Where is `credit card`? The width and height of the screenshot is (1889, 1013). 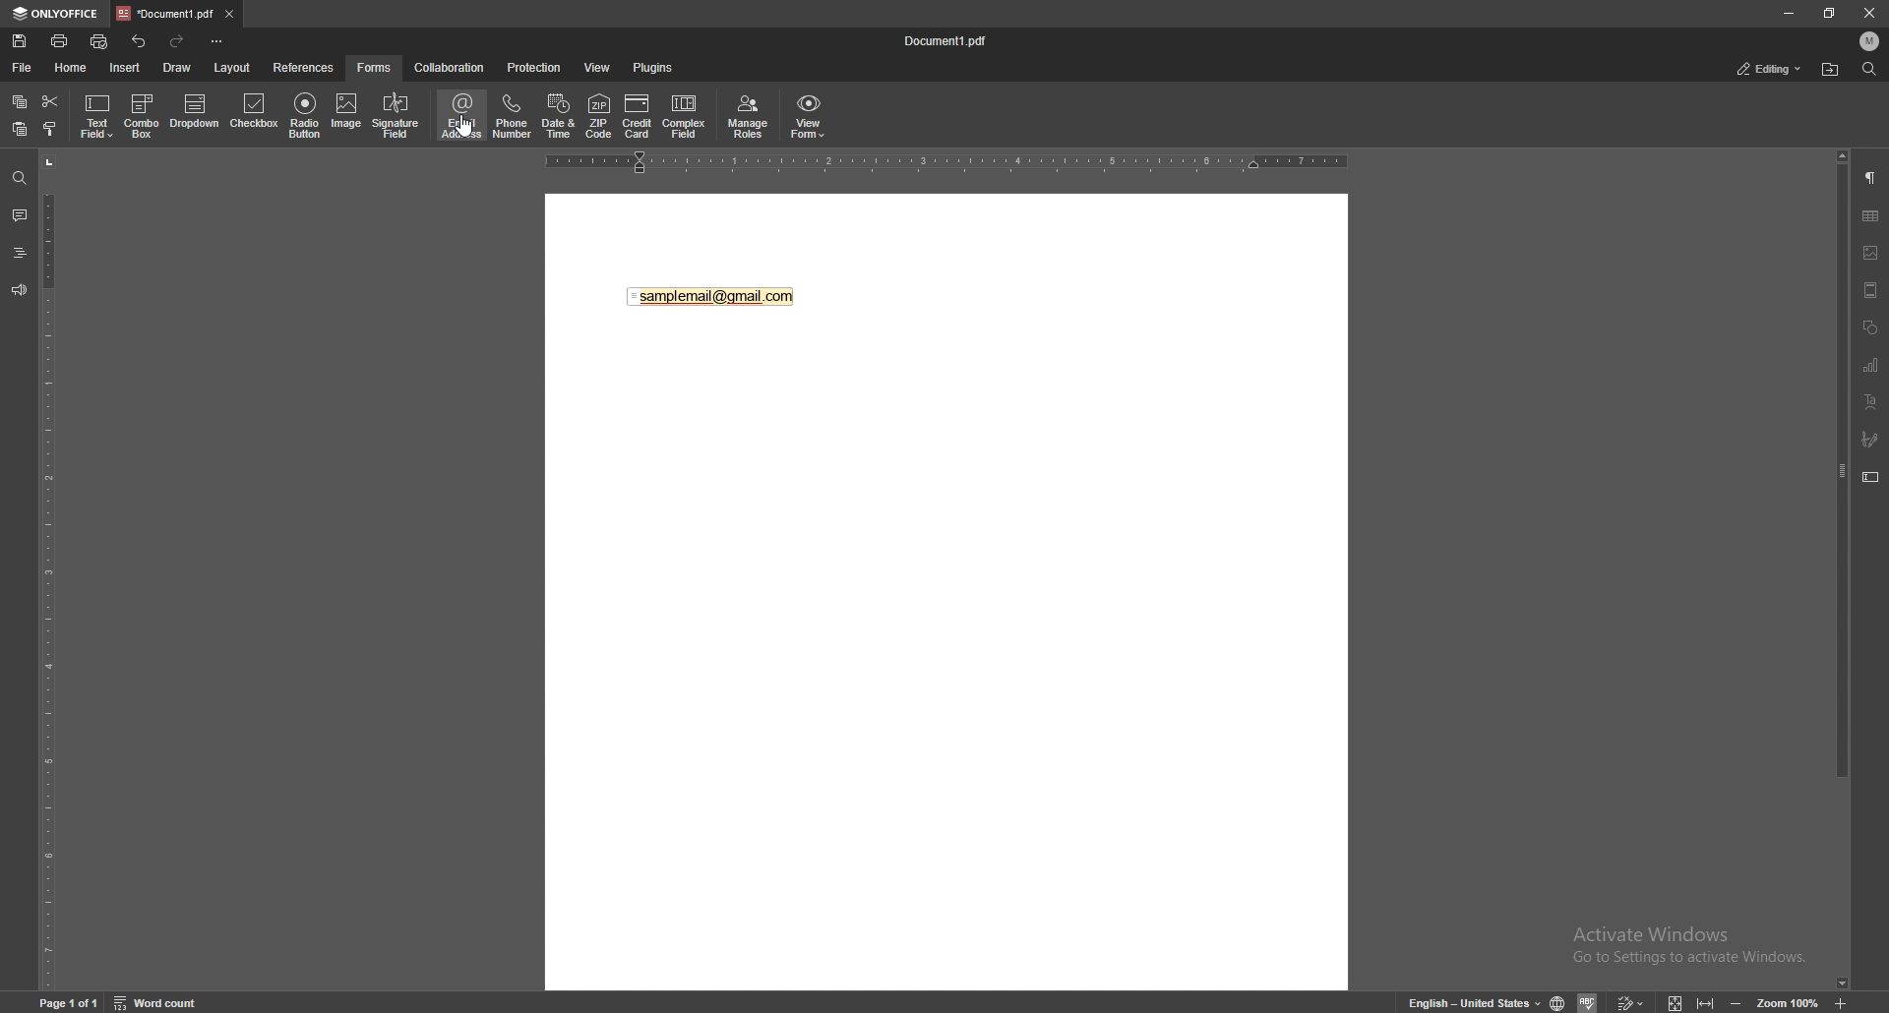 credit card is located at coordinates (637, 116).